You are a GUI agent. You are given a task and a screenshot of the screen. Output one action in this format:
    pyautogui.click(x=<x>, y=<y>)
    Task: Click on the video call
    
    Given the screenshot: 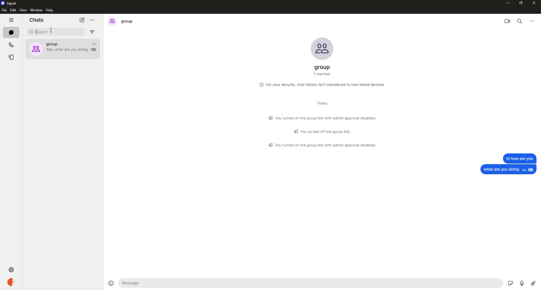 What is the action you would take?
    pyautogui.click(x=507, y=21)
    